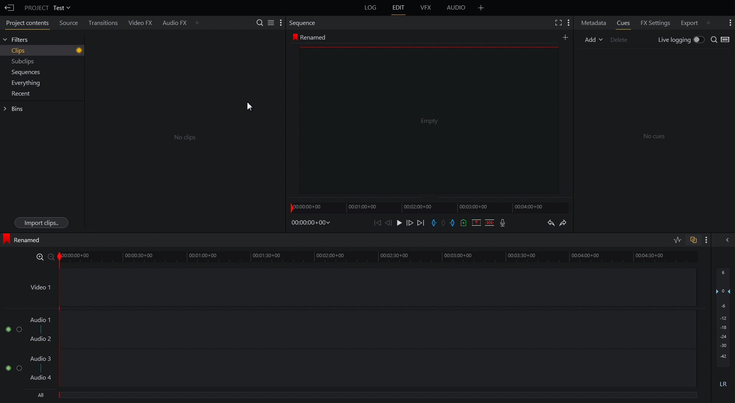 This screenshot has width=735, height=403. What do you see at coordinates (310, 224) in the screenshot?
I see `Timestamp` at bounding box center [310, 224].